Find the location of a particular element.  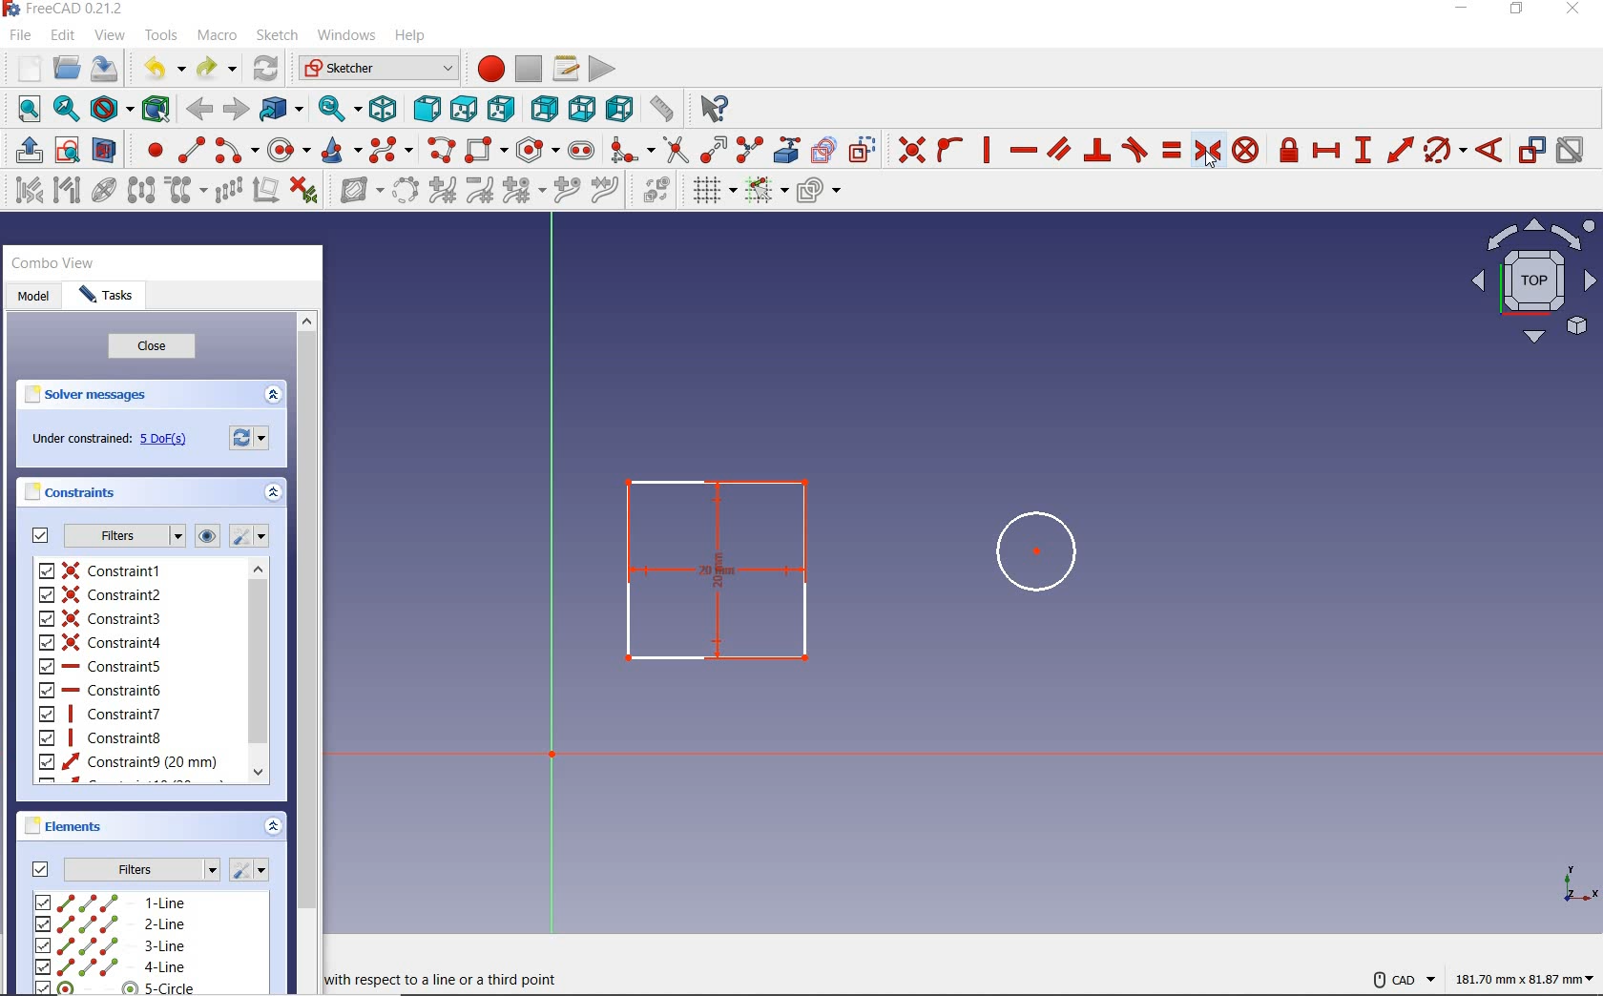

what's this is located at coordinates (714, 108).